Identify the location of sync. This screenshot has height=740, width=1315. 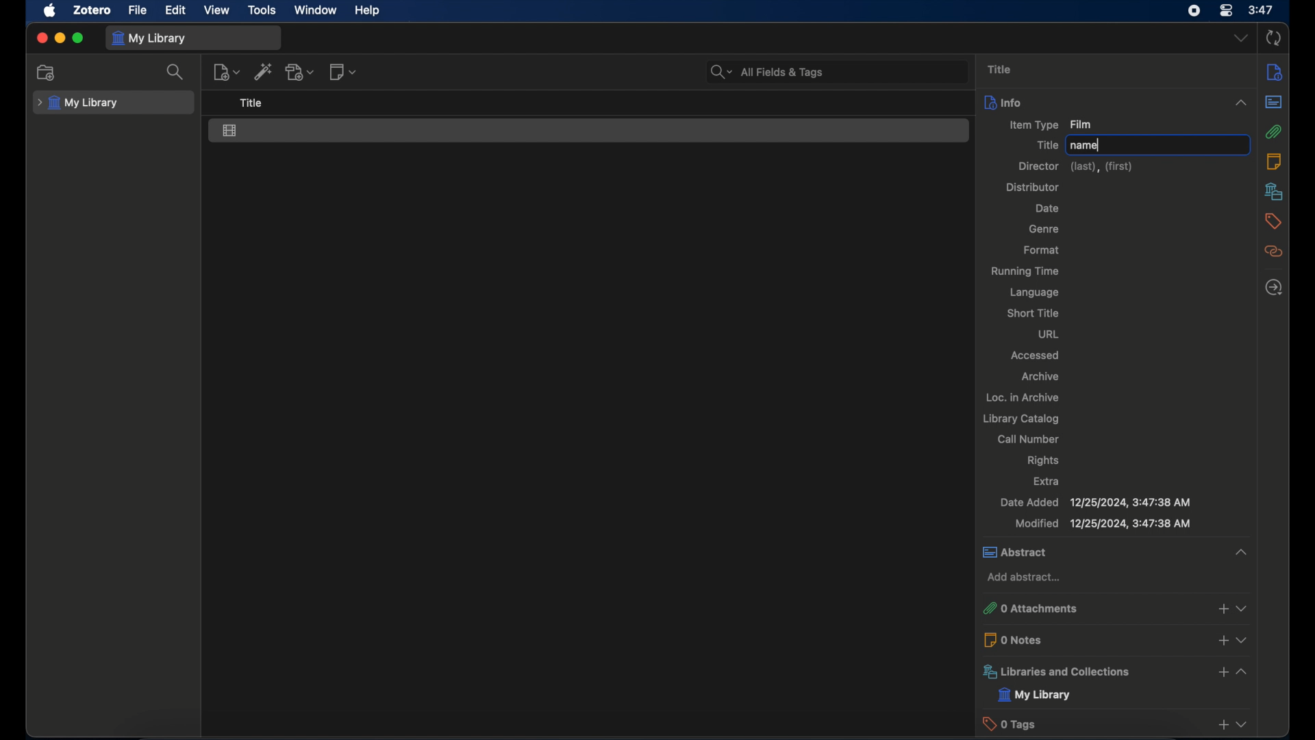
(1275, 38).